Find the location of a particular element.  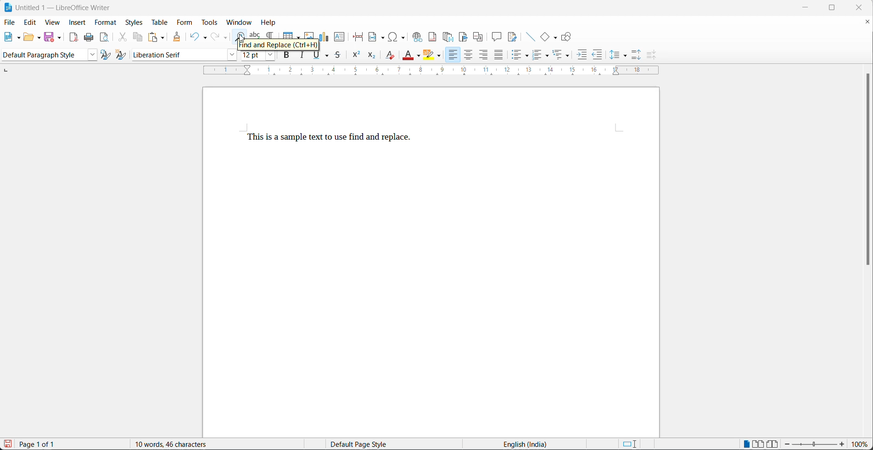

multipage view is located at coordinates (758, 444).